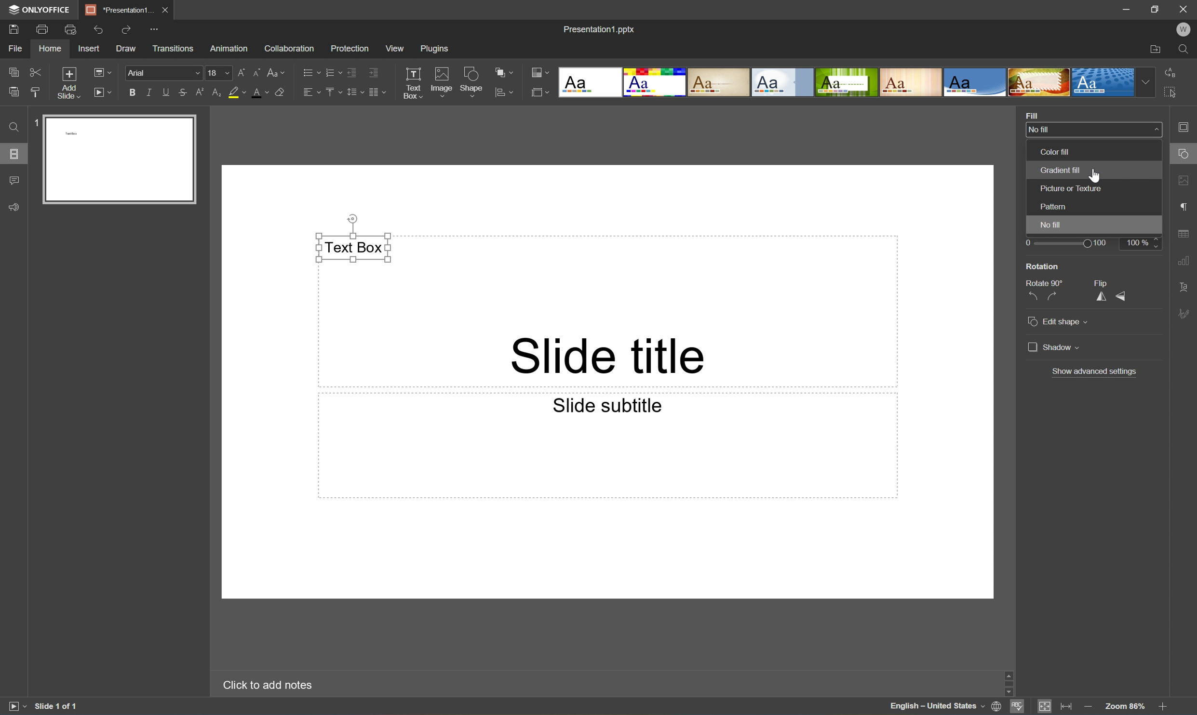 The width and height of the screenshot is (1197, 715). I want to click on Type of slides, so click(846, 83).